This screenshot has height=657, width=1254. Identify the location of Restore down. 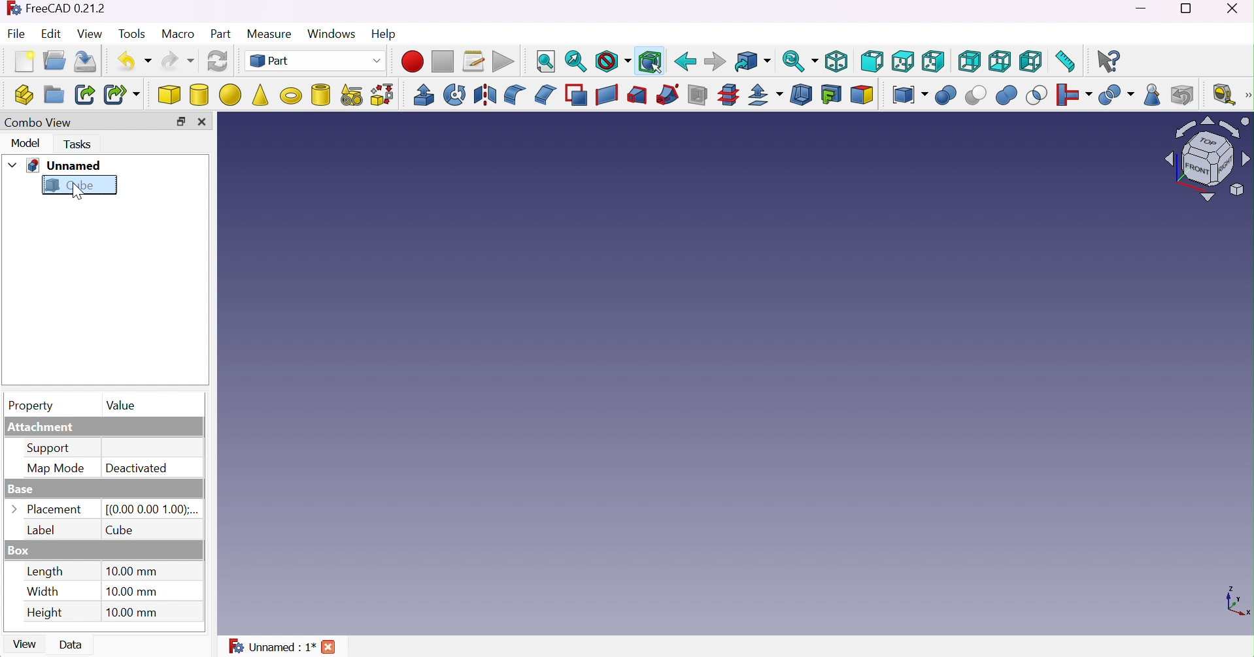
(184, 123).